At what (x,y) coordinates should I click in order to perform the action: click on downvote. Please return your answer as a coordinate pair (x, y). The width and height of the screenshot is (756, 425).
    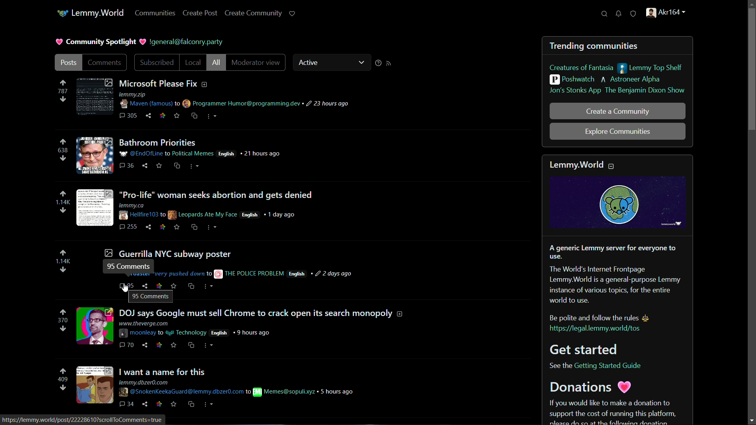
    Looking at the image, I should click on (62, 159).